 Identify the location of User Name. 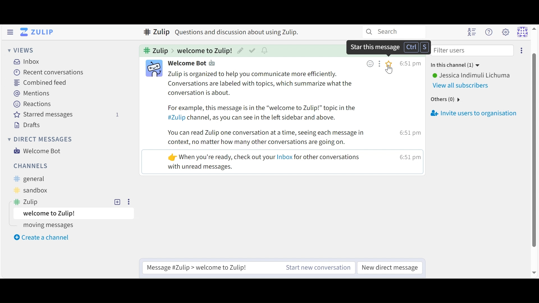
(474, 75).